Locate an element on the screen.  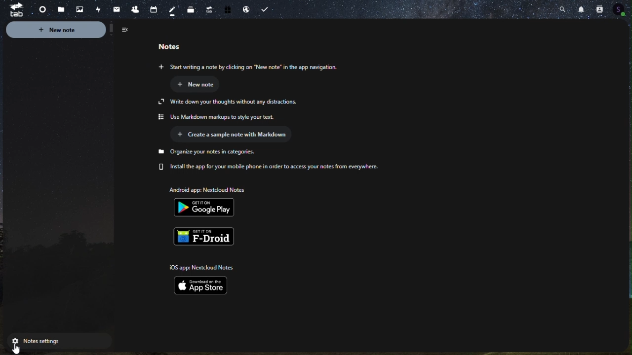
New note is located at coordinates (200, 85).